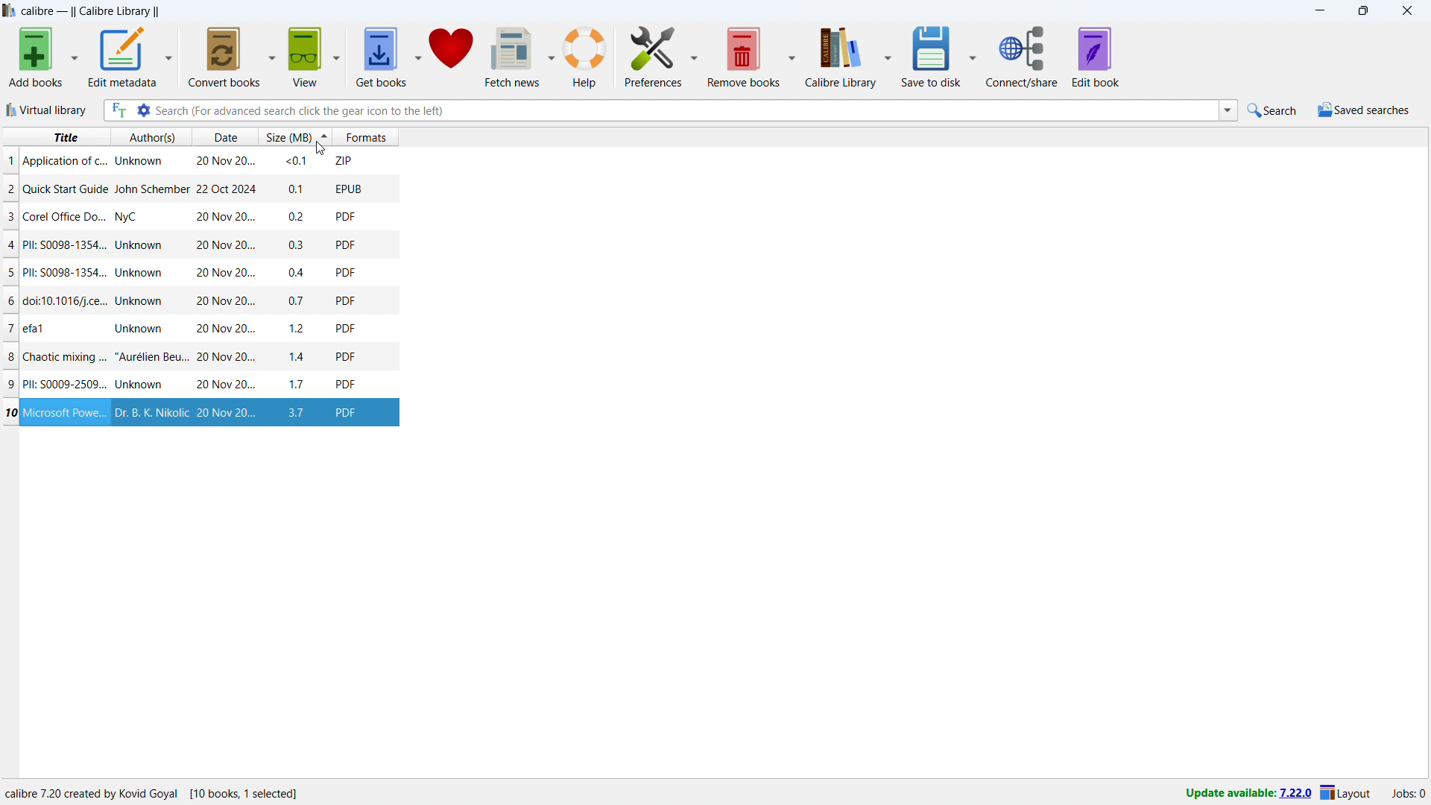  What do you see at coordinates (225, 245) in the screenshot?
I see `date` at bounding box center [225, 245].